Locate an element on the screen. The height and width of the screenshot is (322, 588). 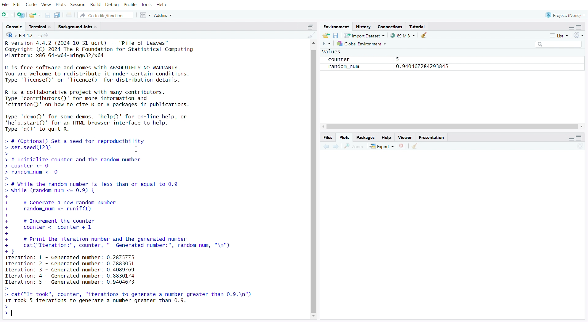
History is located at coordinates (365, 26).